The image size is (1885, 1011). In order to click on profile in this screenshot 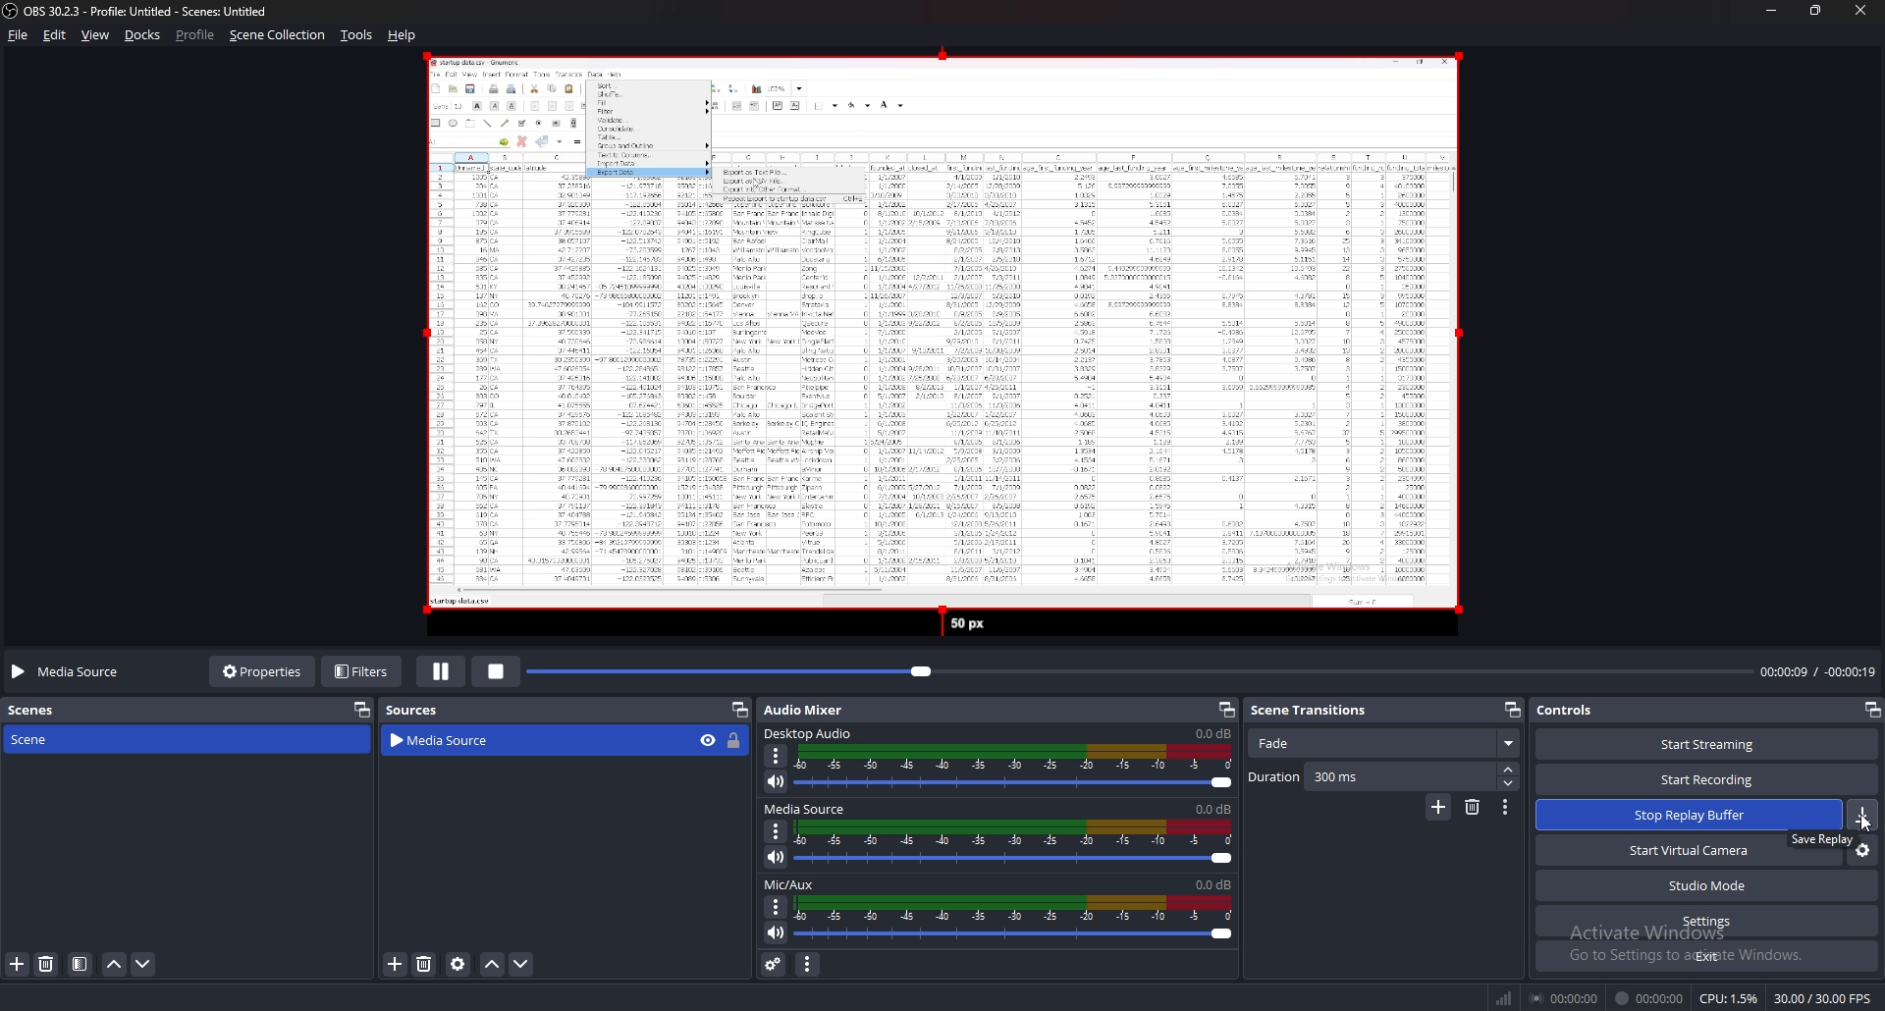, I will do `click(195, 34)`.